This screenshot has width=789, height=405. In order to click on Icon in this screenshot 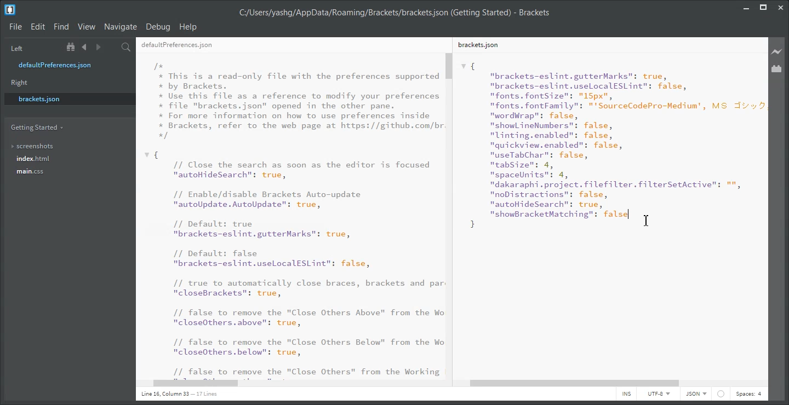, I will do `click(721, 394)`.